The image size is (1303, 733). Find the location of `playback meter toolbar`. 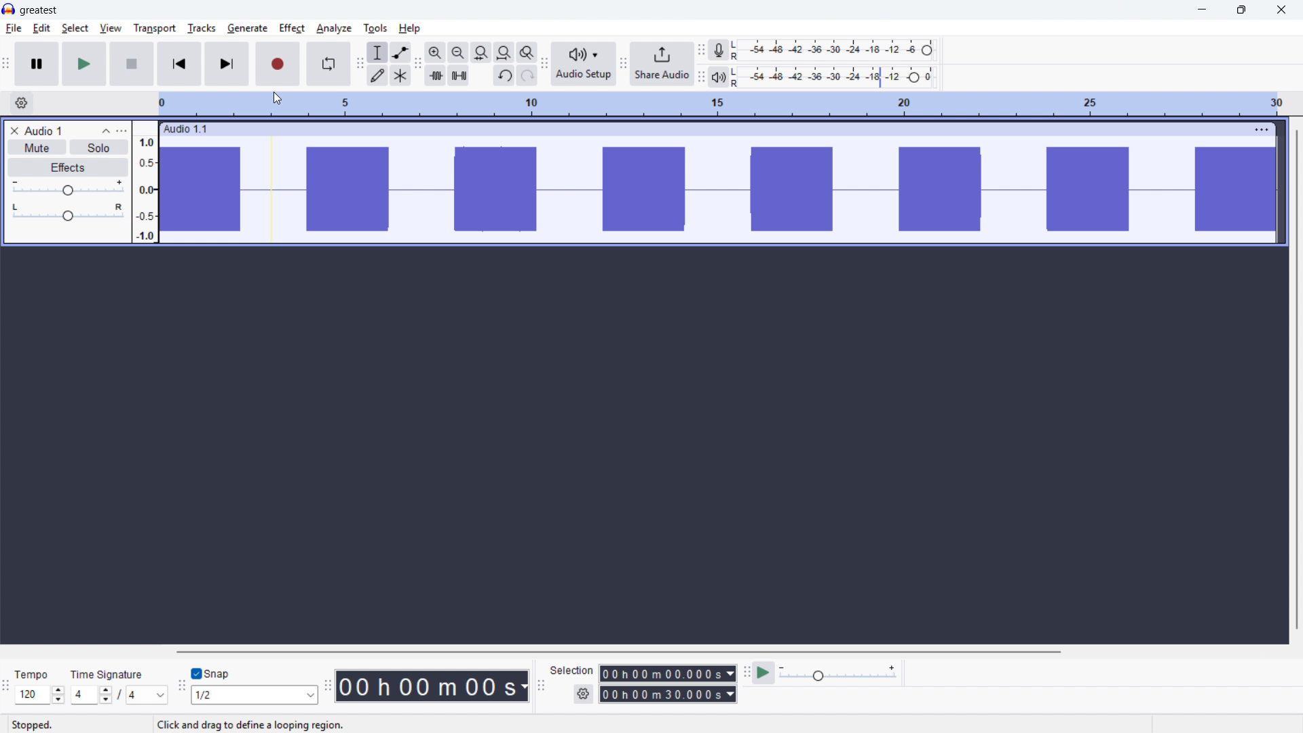

playback meter toolbar is located at coordinates (700, 78).